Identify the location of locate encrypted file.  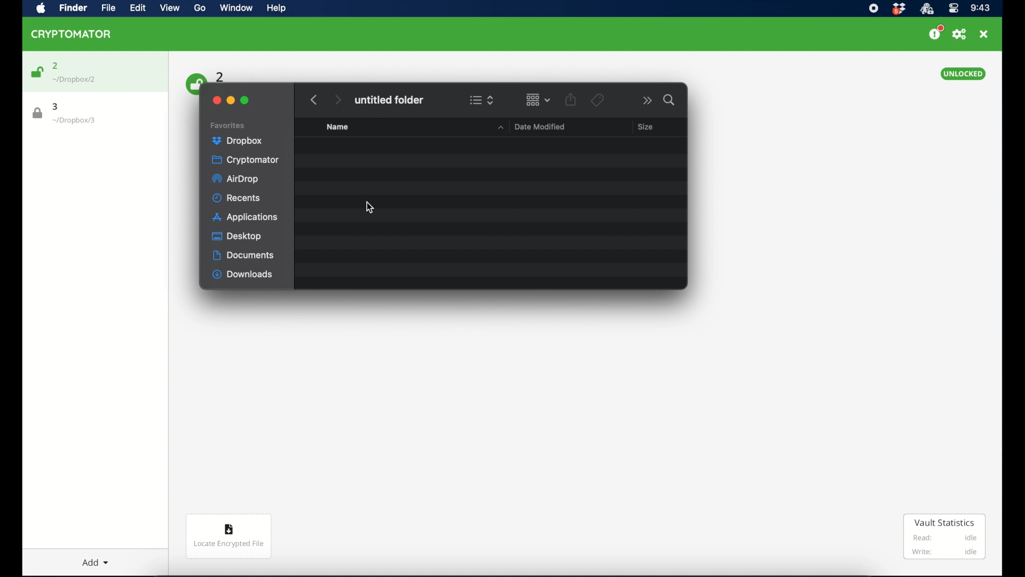
(228, 536).